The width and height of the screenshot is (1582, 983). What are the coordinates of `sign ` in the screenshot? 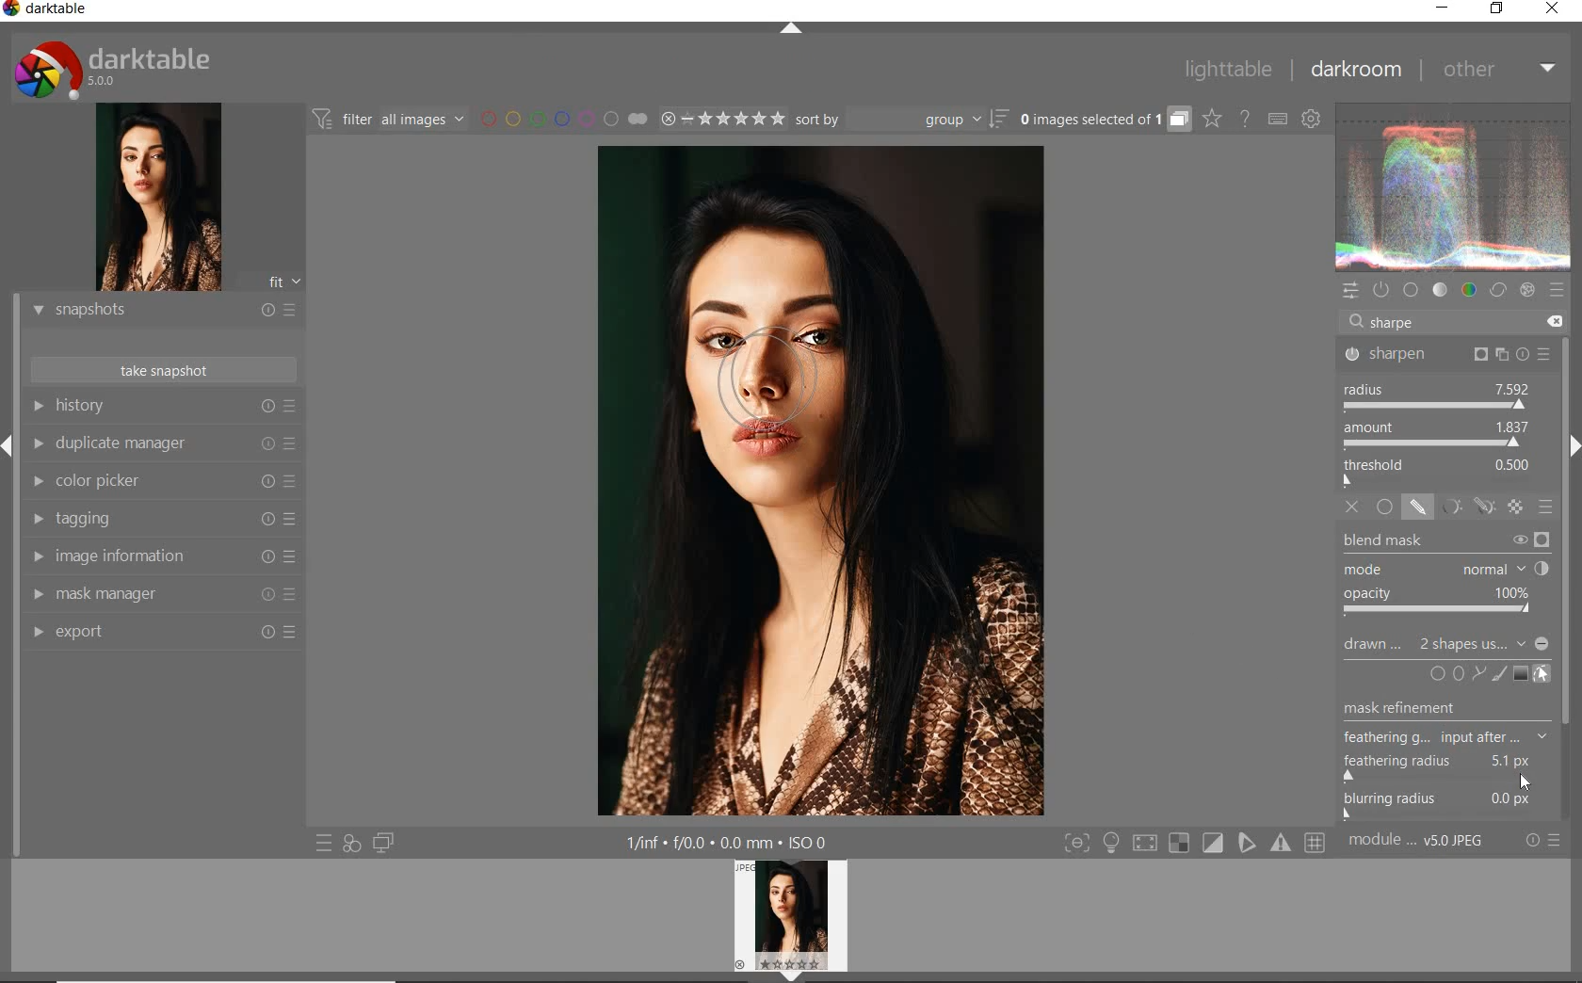 It's located at (1558, 291).